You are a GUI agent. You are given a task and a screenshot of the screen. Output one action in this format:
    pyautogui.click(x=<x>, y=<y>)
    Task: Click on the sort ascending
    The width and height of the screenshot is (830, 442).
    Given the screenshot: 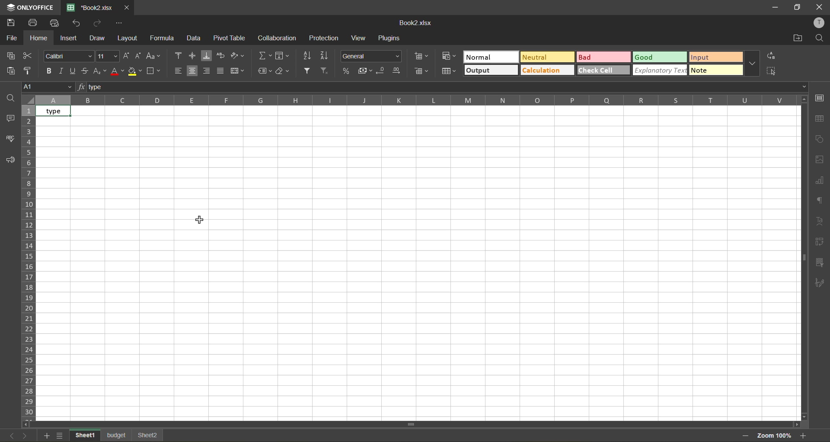 What is the action you would take?
    pyautogui.click(x=309, y=56)
    